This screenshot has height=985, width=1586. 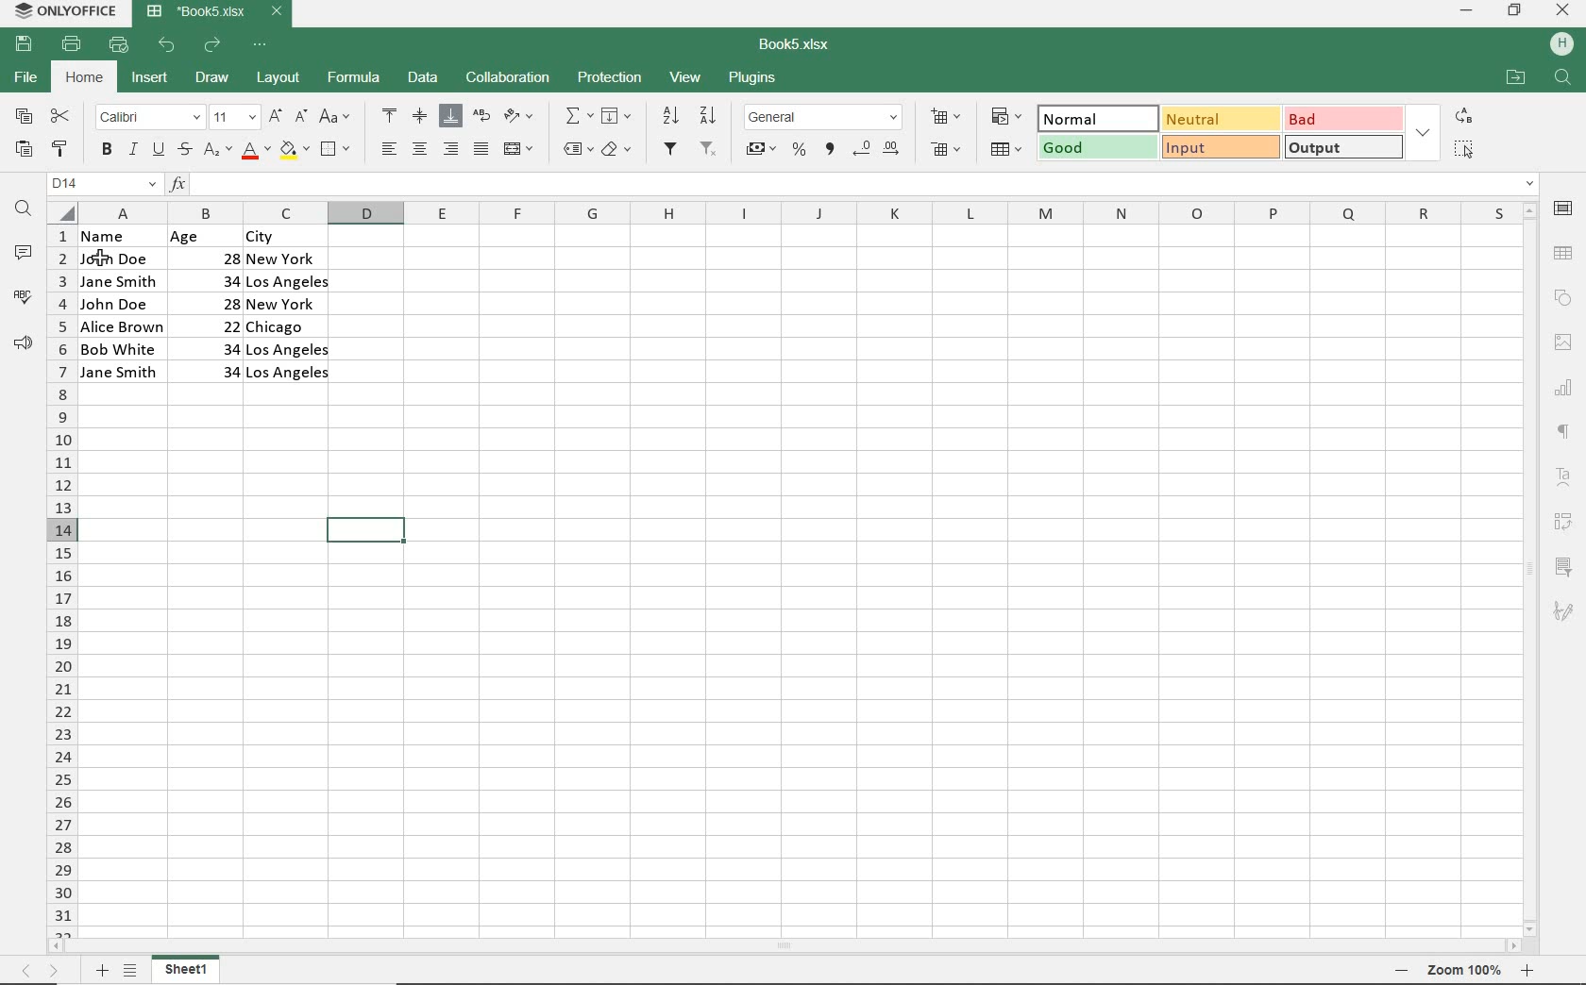 I want to click on ALIGN CENTER, so click(x=418, y=150).